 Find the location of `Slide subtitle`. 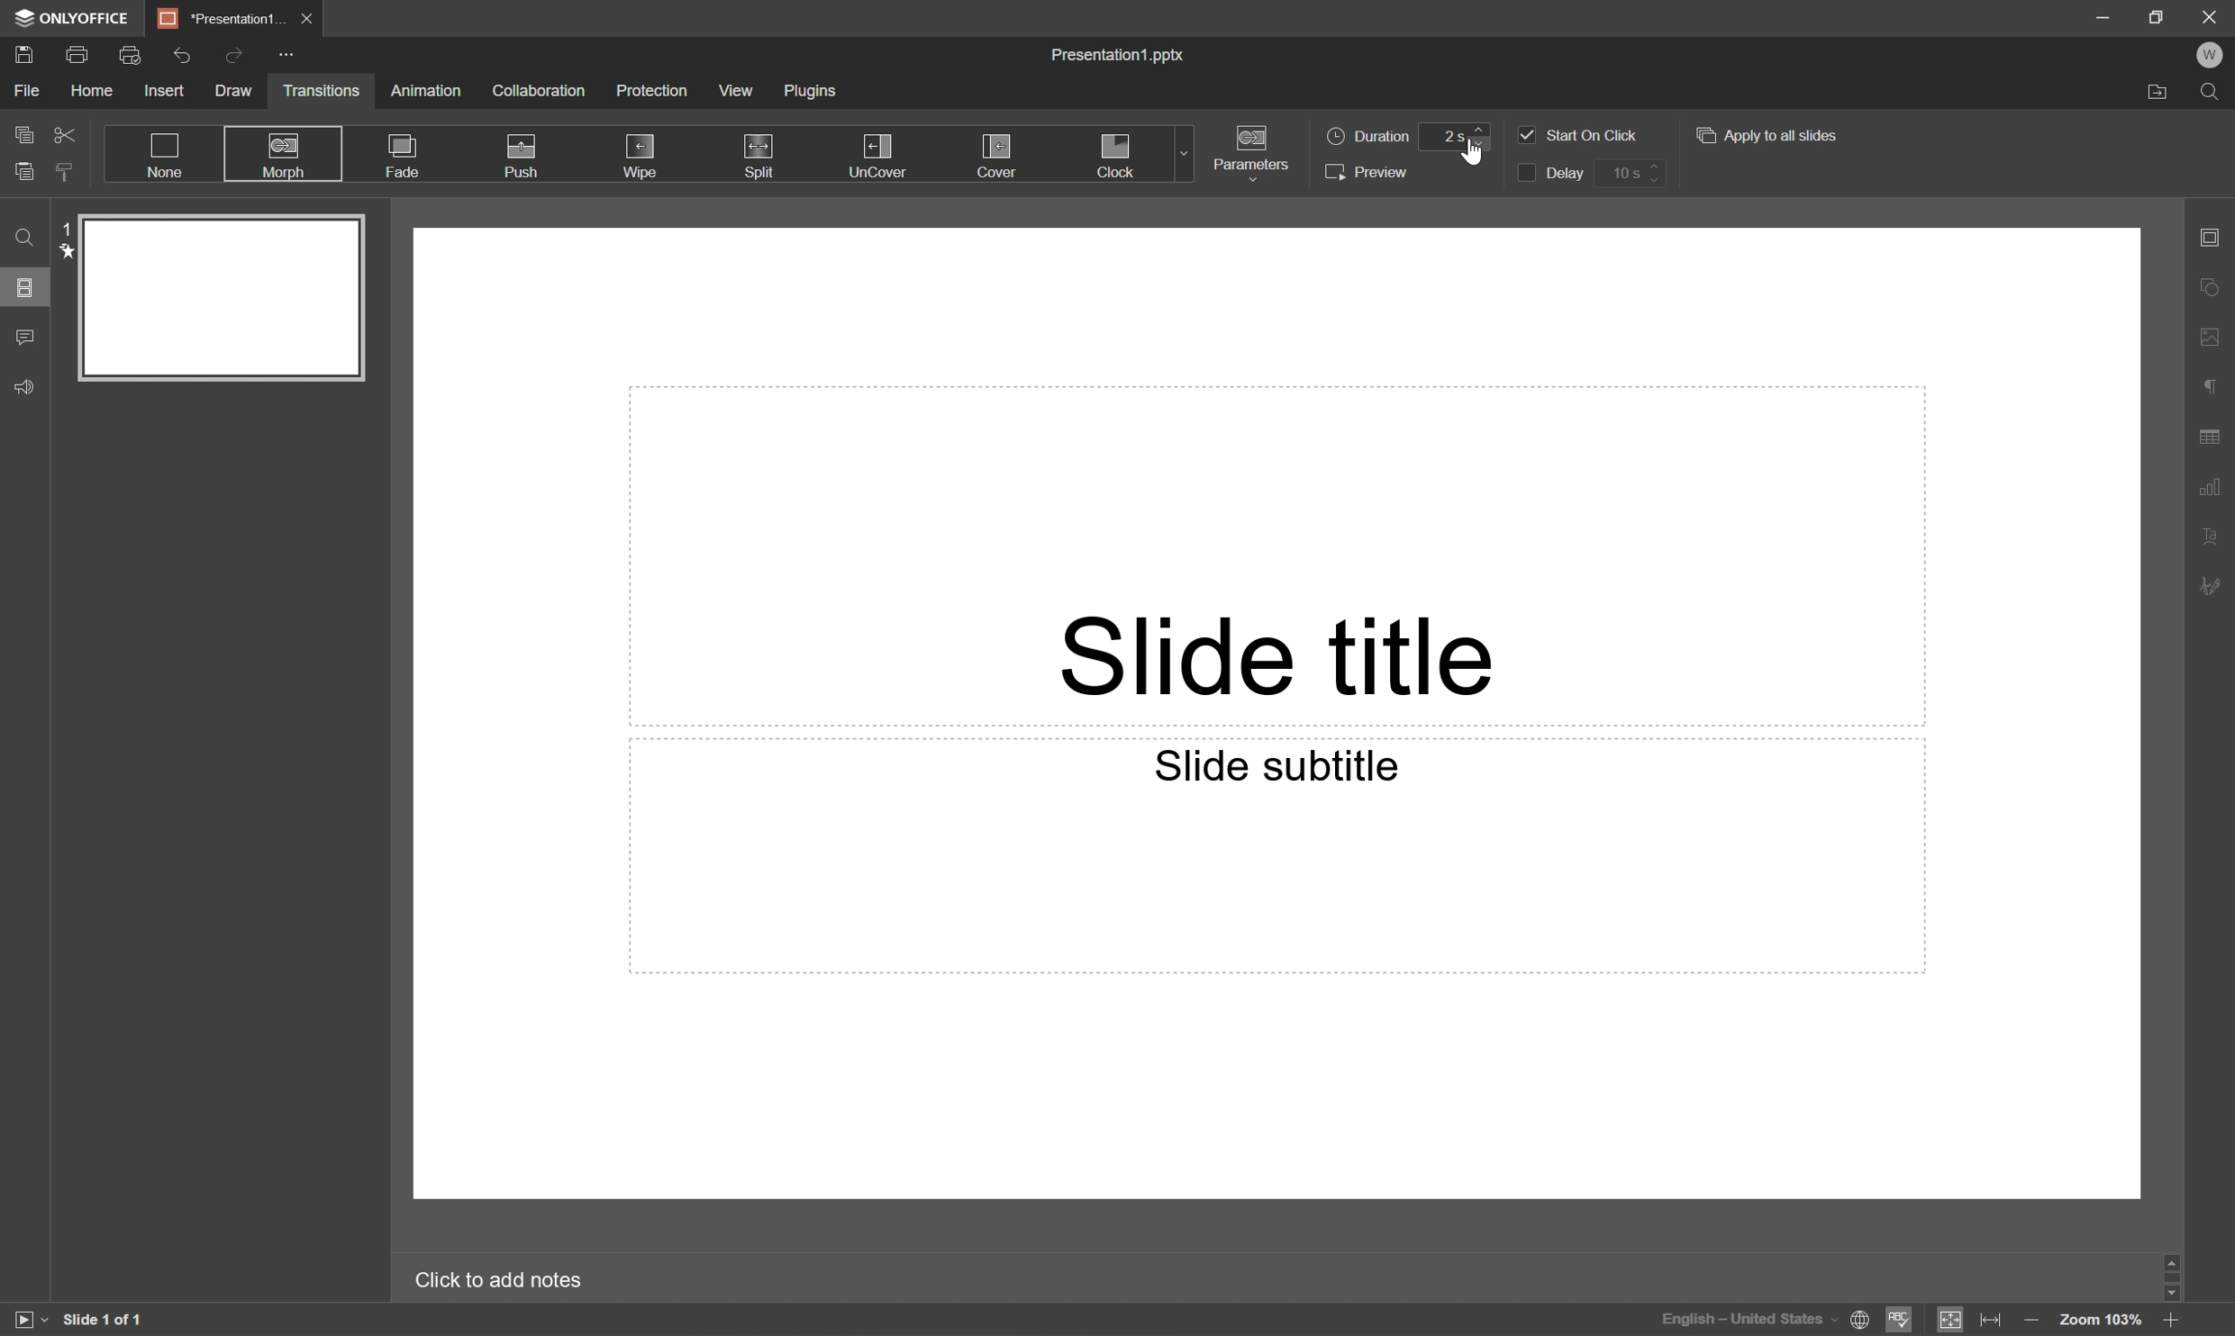

Slide subtitle is located at coordinates (1284, 765).